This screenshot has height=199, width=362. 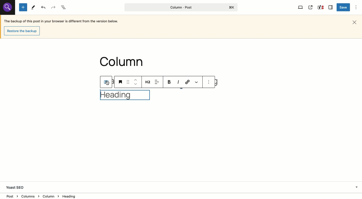 I want to click on Align, so click(x=157, y=82).